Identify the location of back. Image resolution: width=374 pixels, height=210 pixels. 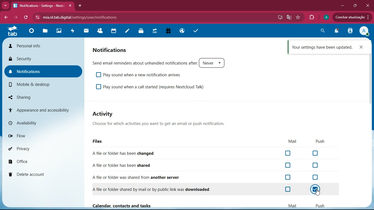
(5, 17).